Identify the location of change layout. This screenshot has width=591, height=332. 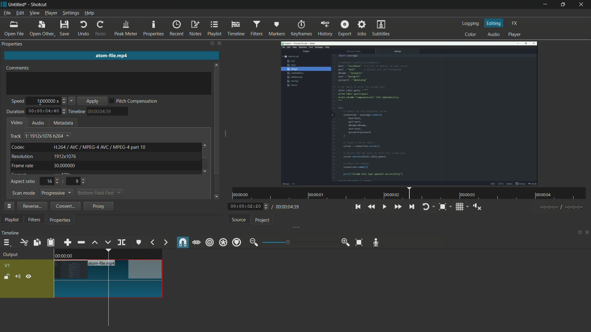
(578, 233).